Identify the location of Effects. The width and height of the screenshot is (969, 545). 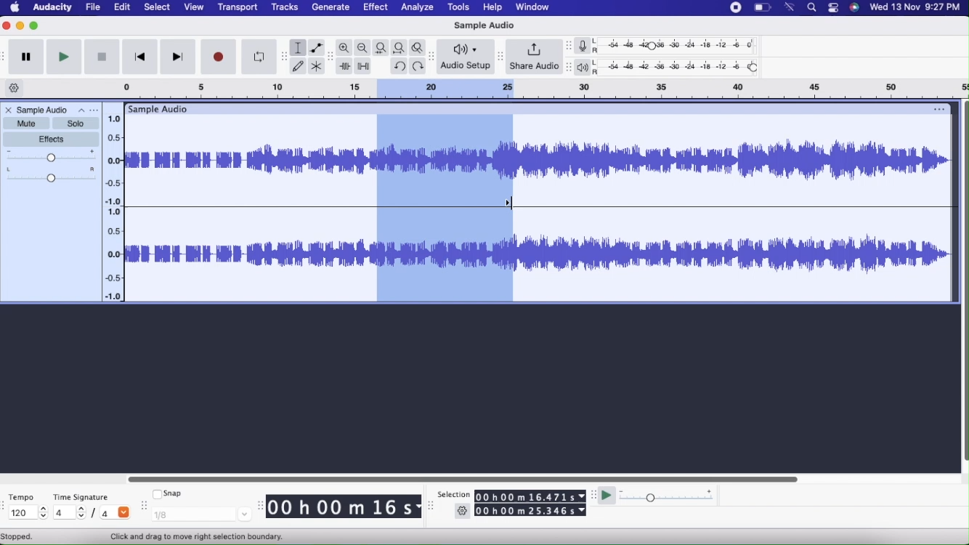
(53, 140).